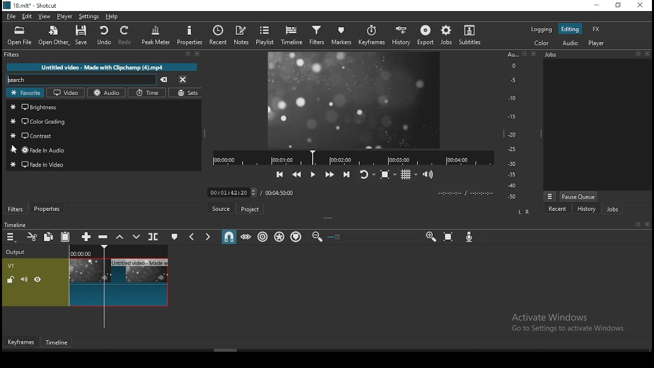 This screenshot has height=368, width=654. What do you see at coordinates (571, 43) in the screenshot?
I see `audio` at bounding box center [571, 43].